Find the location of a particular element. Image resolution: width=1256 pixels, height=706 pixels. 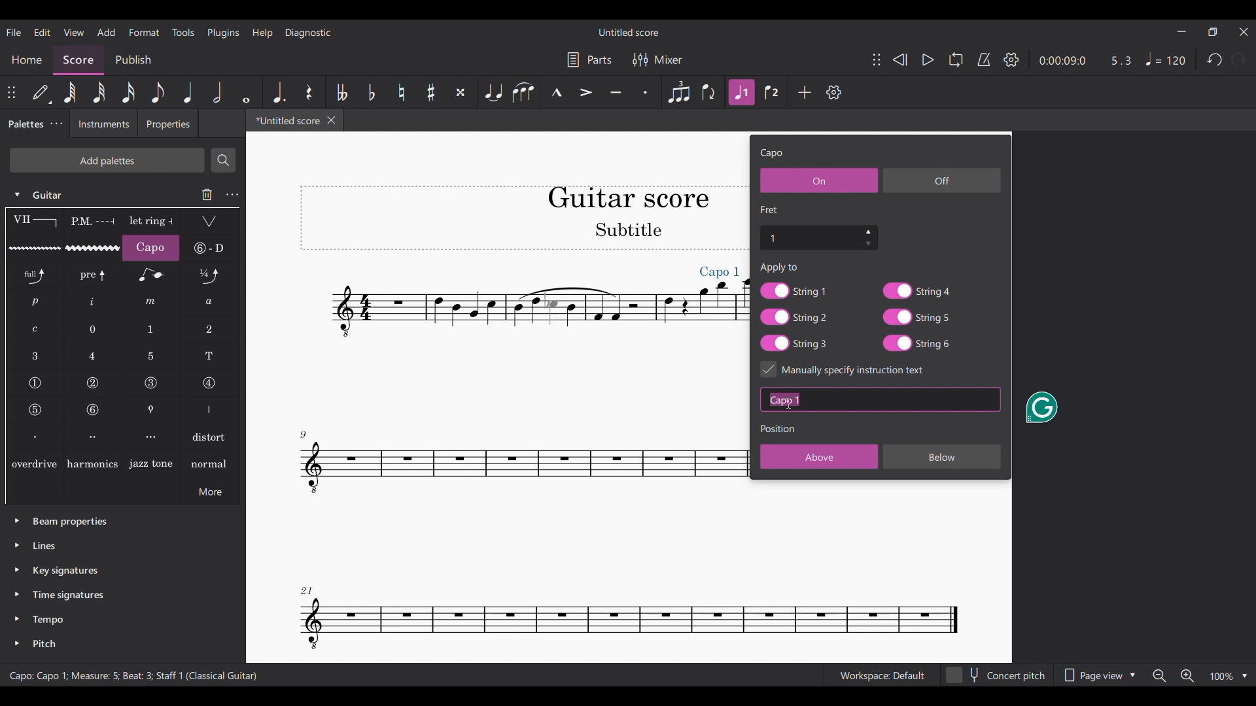

Right hand fingering thumb is located at coordinates (210, 410).